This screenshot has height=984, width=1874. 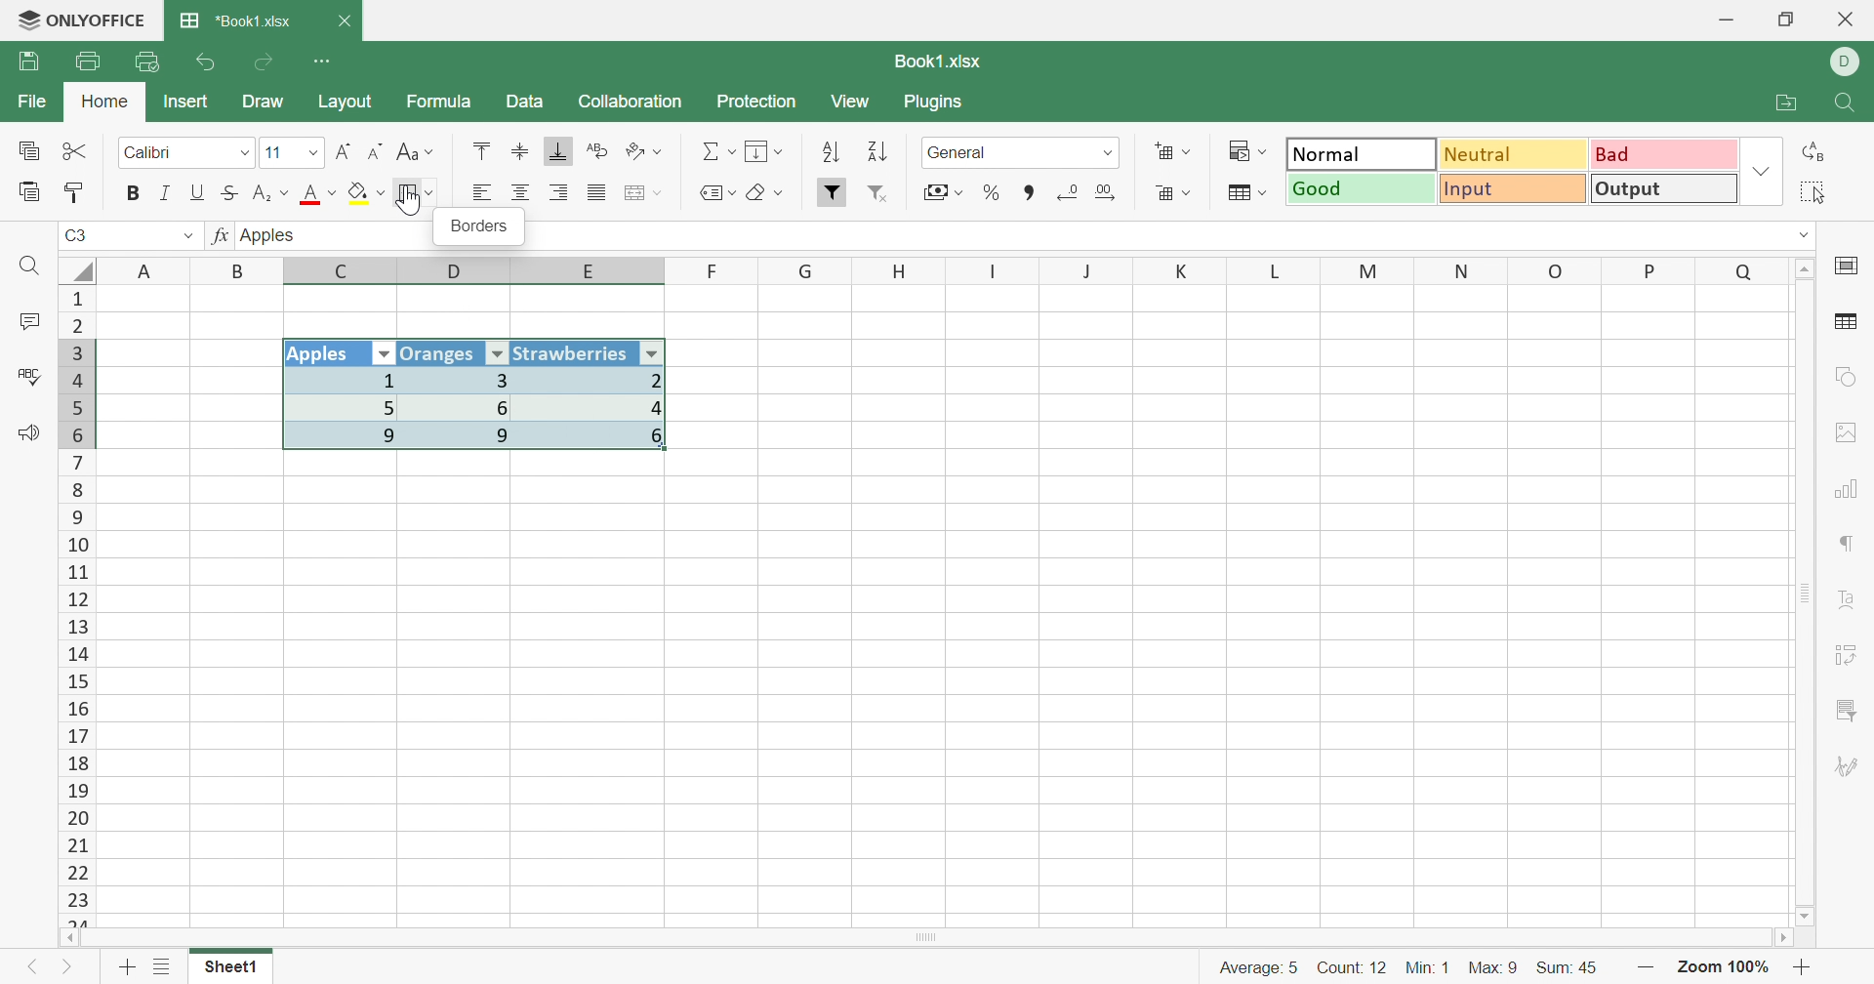 What do you see at coordinates (346, 438) in the screenshot?
I see `9` at bounding box center [346, 438].